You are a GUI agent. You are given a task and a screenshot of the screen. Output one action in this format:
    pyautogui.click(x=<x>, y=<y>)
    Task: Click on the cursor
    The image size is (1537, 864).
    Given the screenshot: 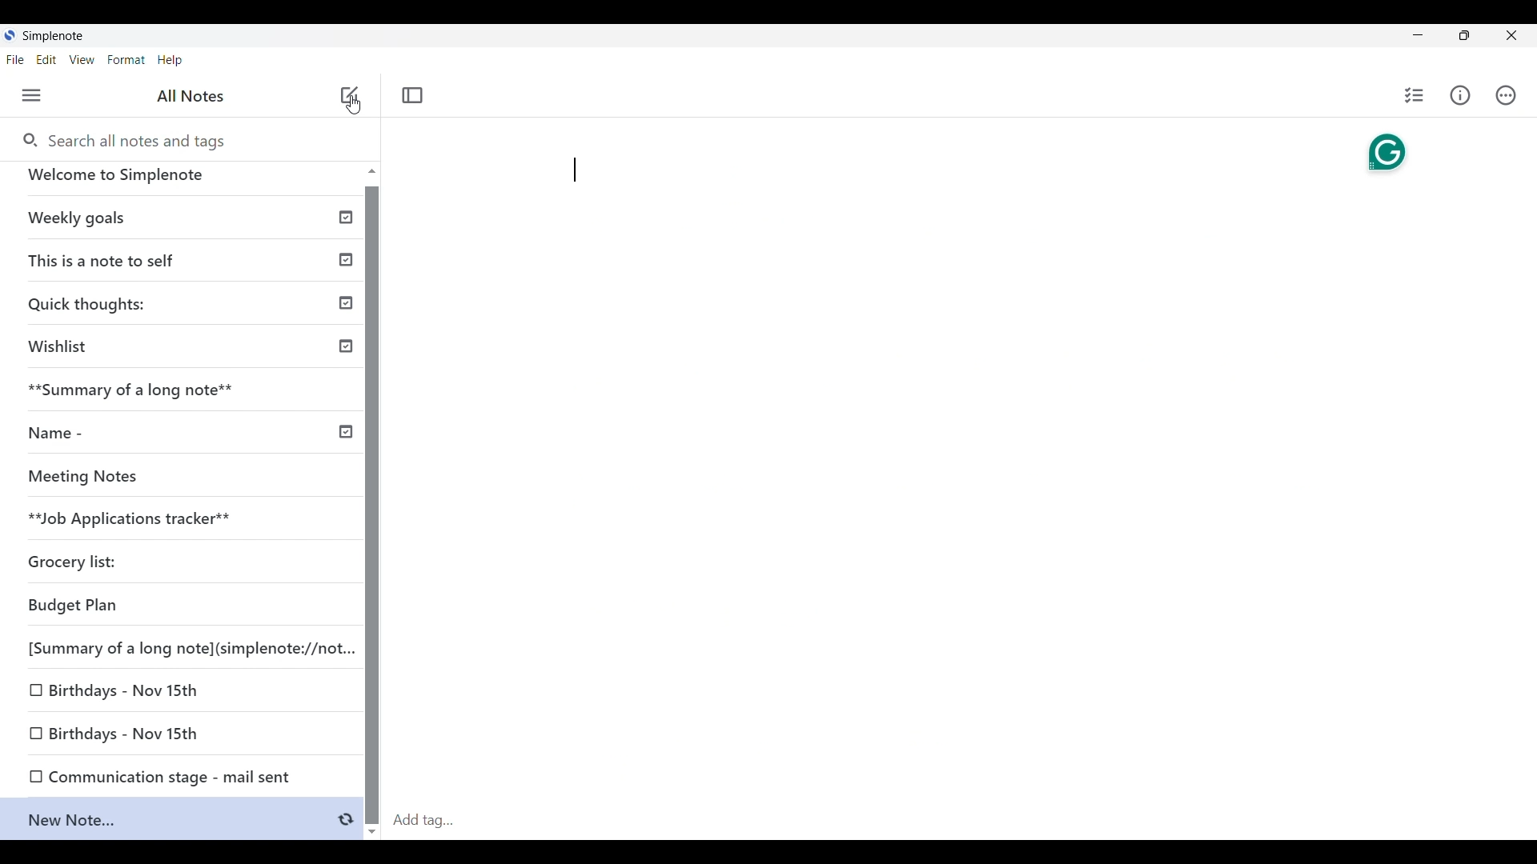 What is the action you would take?
    pyautogui.click(x=351, y=104)
    